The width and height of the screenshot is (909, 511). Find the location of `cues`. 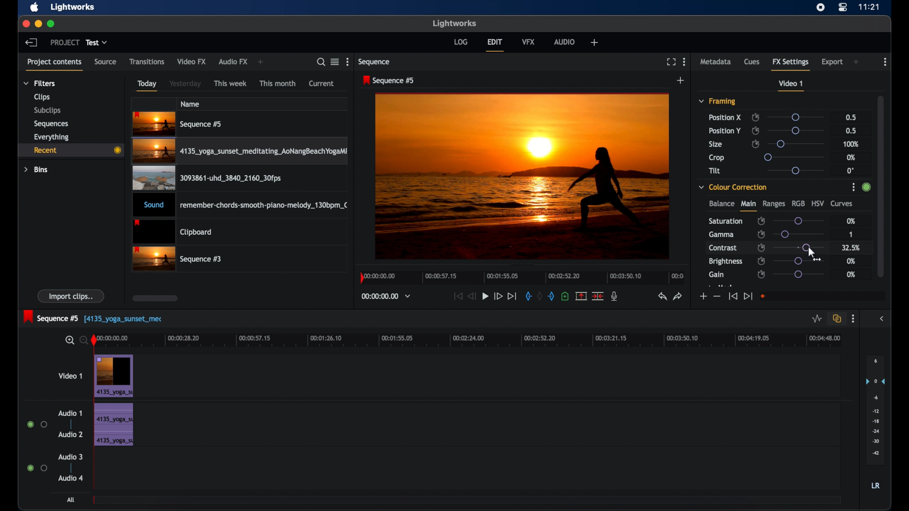

cues is located at coordinates (752, 64).